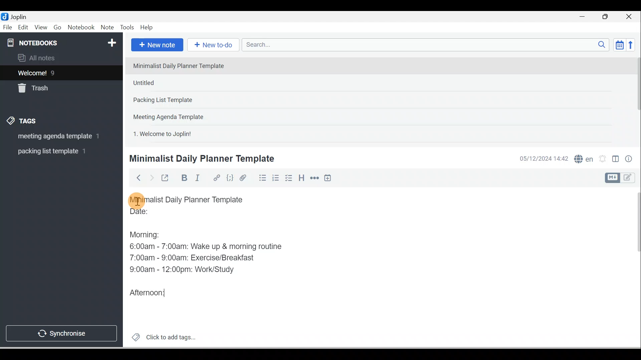  I want to click on Note 5, so click(187, 133).